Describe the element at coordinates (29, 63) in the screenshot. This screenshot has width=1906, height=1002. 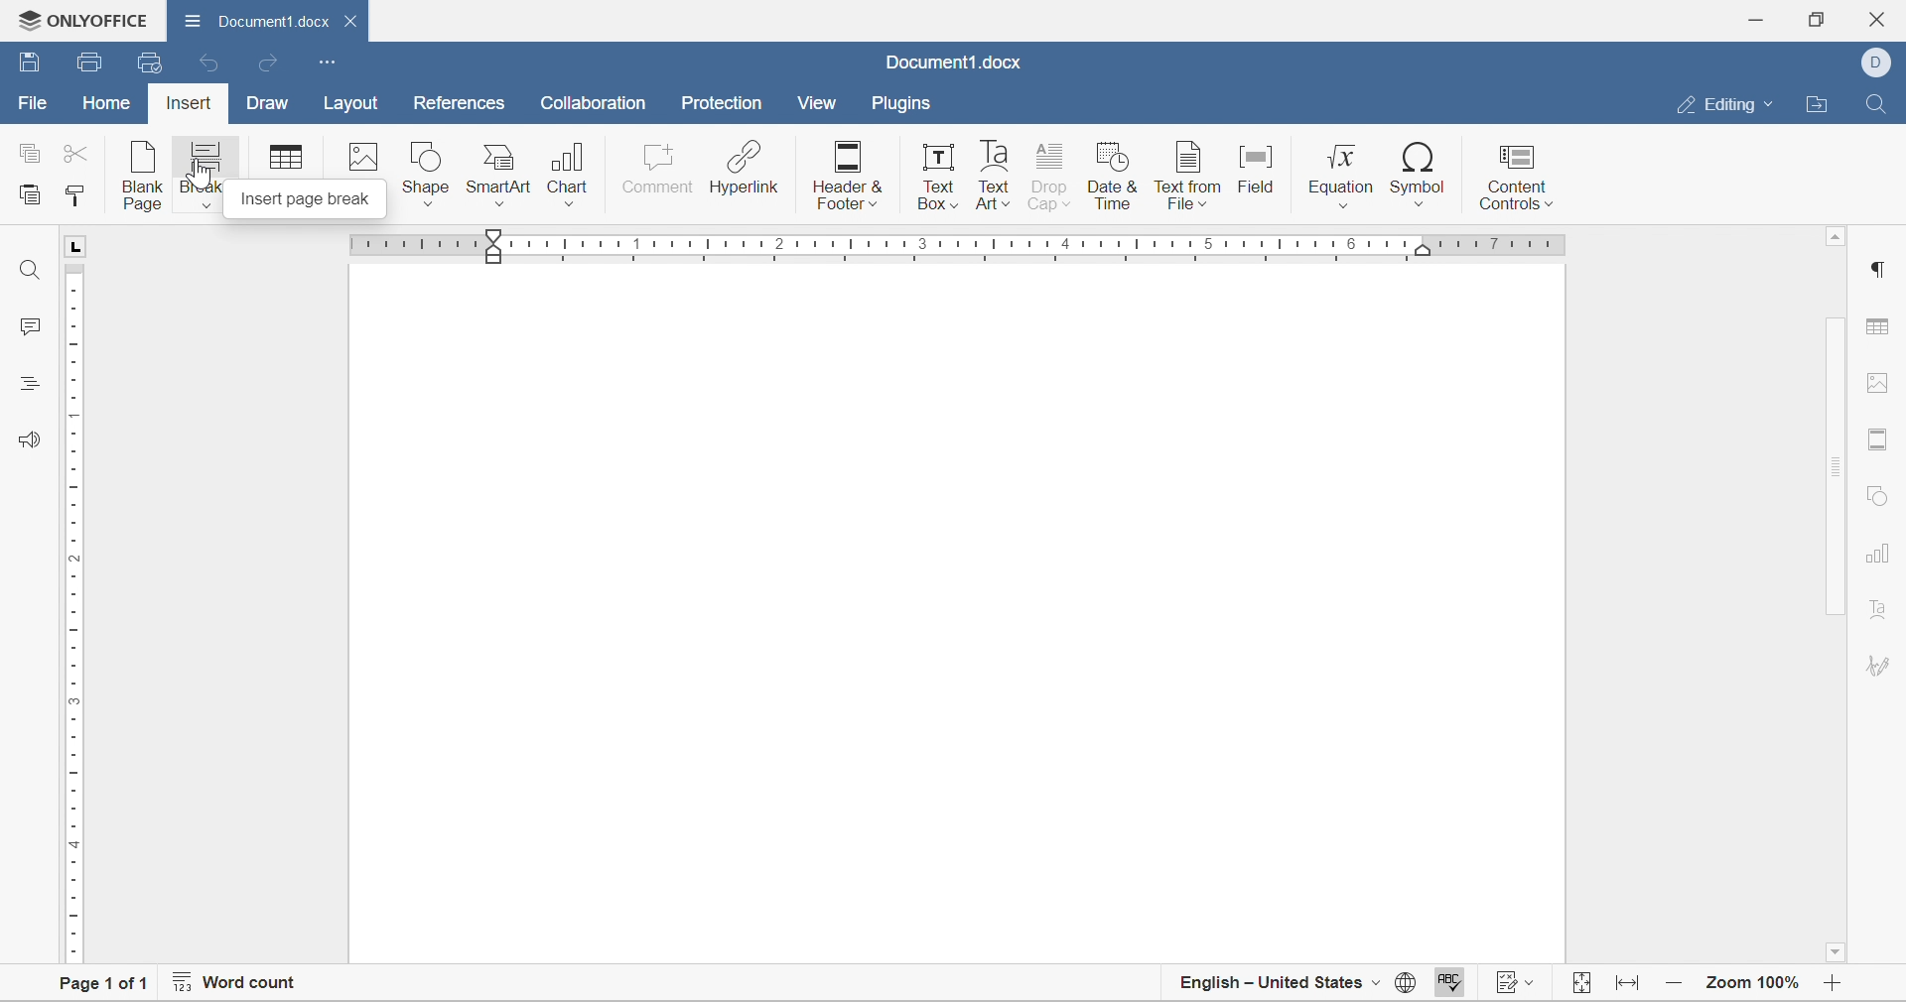
I see `Save` at that location.